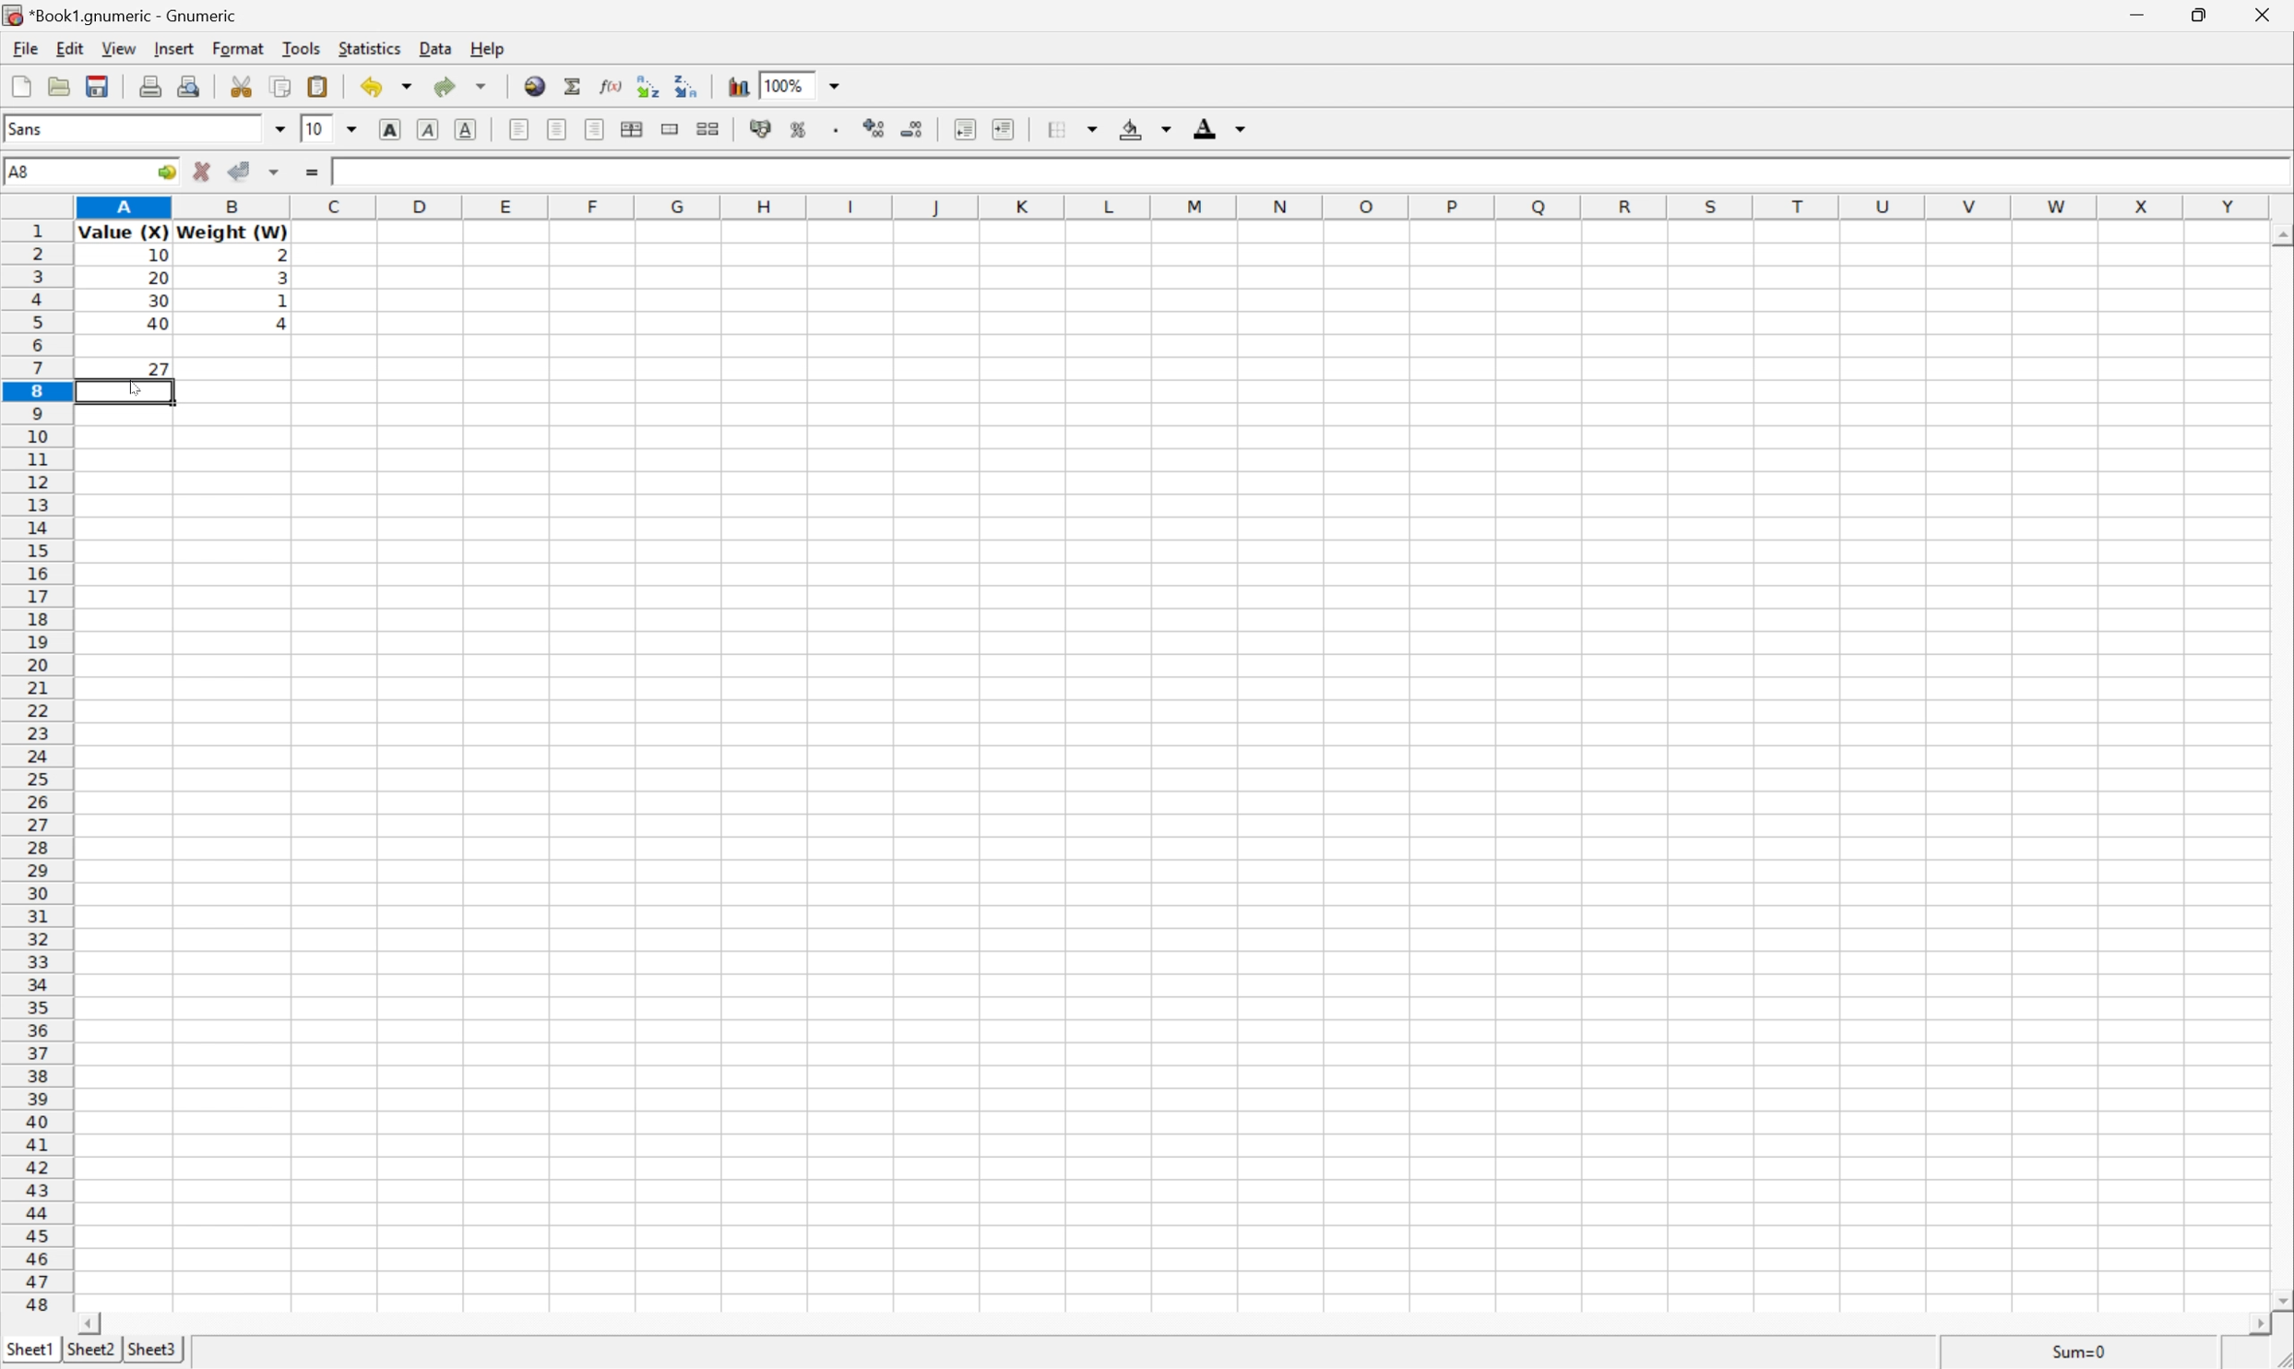 Image resolution: width=2294 pixels, height=1369 pixels. Describe the element at coordinates (34, 769) in the screenshot. I see `Row number` at that location.